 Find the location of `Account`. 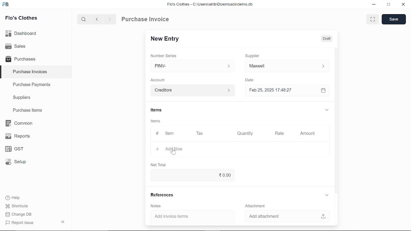

Account is located at coordinates (160, 79).